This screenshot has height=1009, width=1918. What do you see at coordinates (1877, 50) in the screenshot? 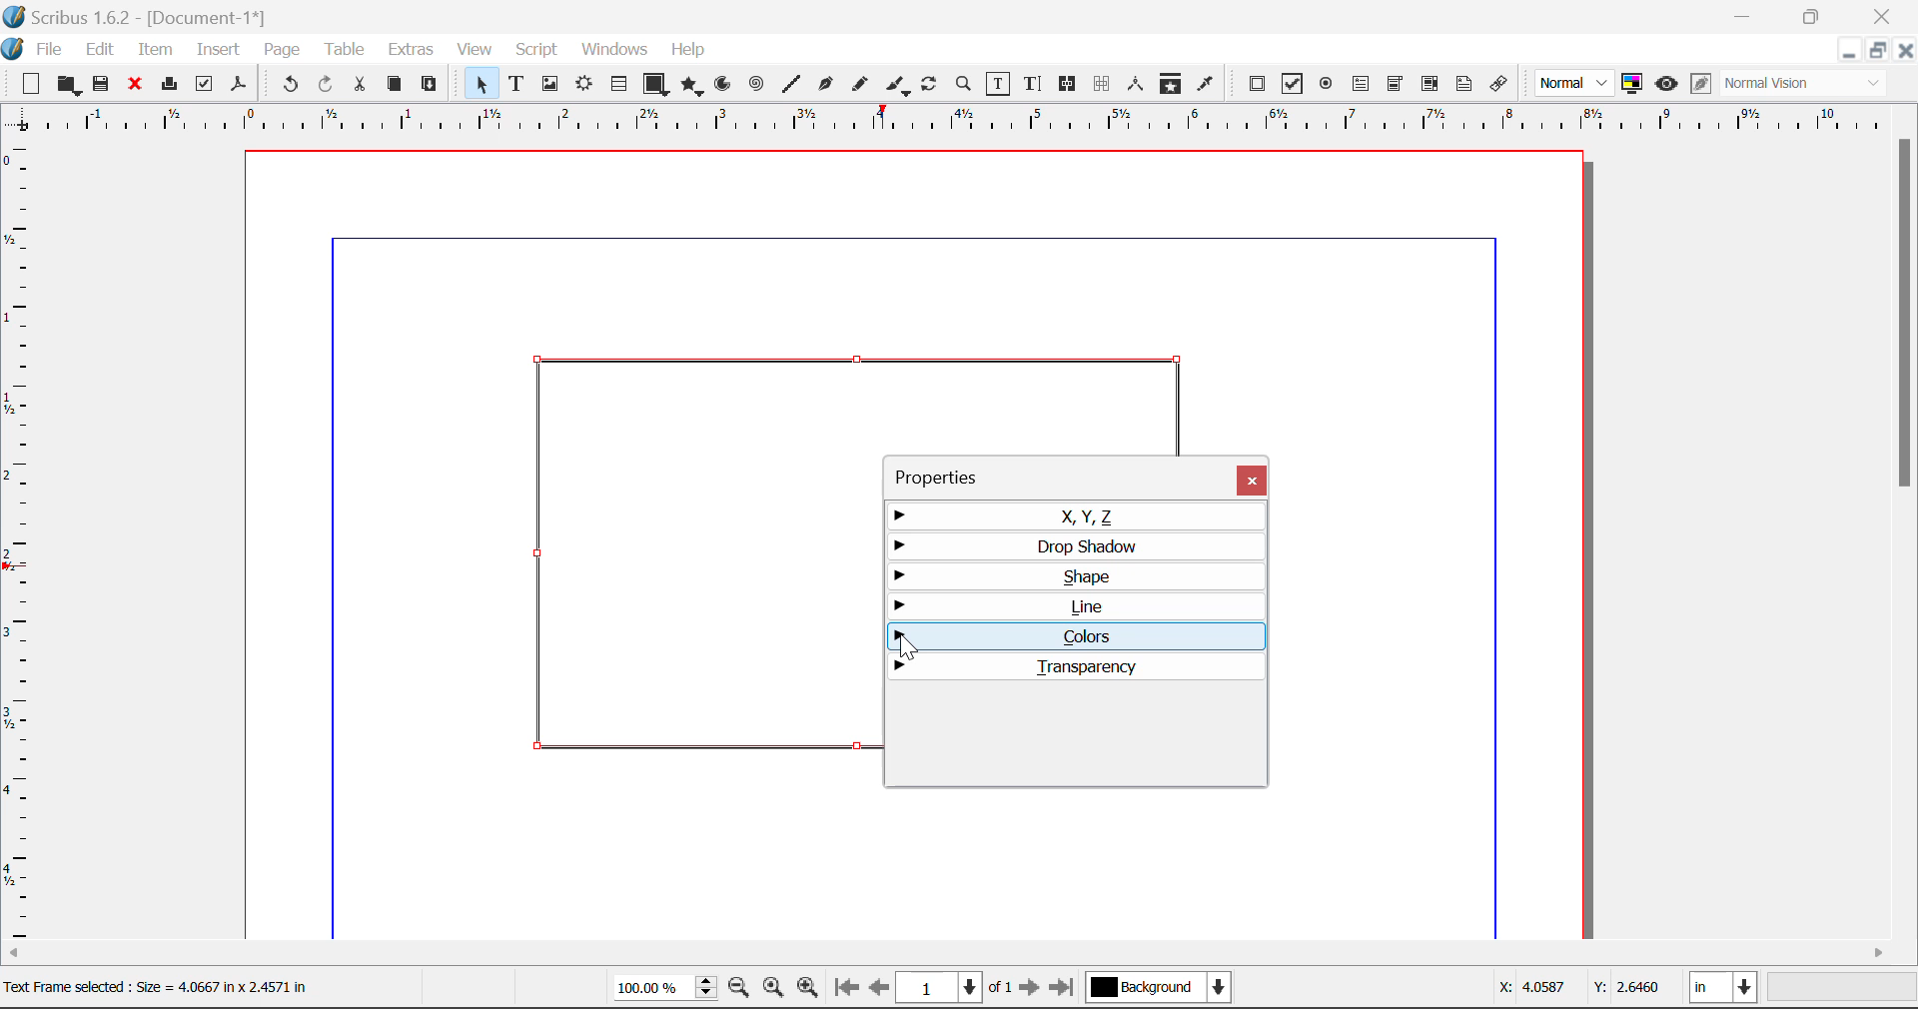
I see `Minimize` at bounding box center [1877, 50].